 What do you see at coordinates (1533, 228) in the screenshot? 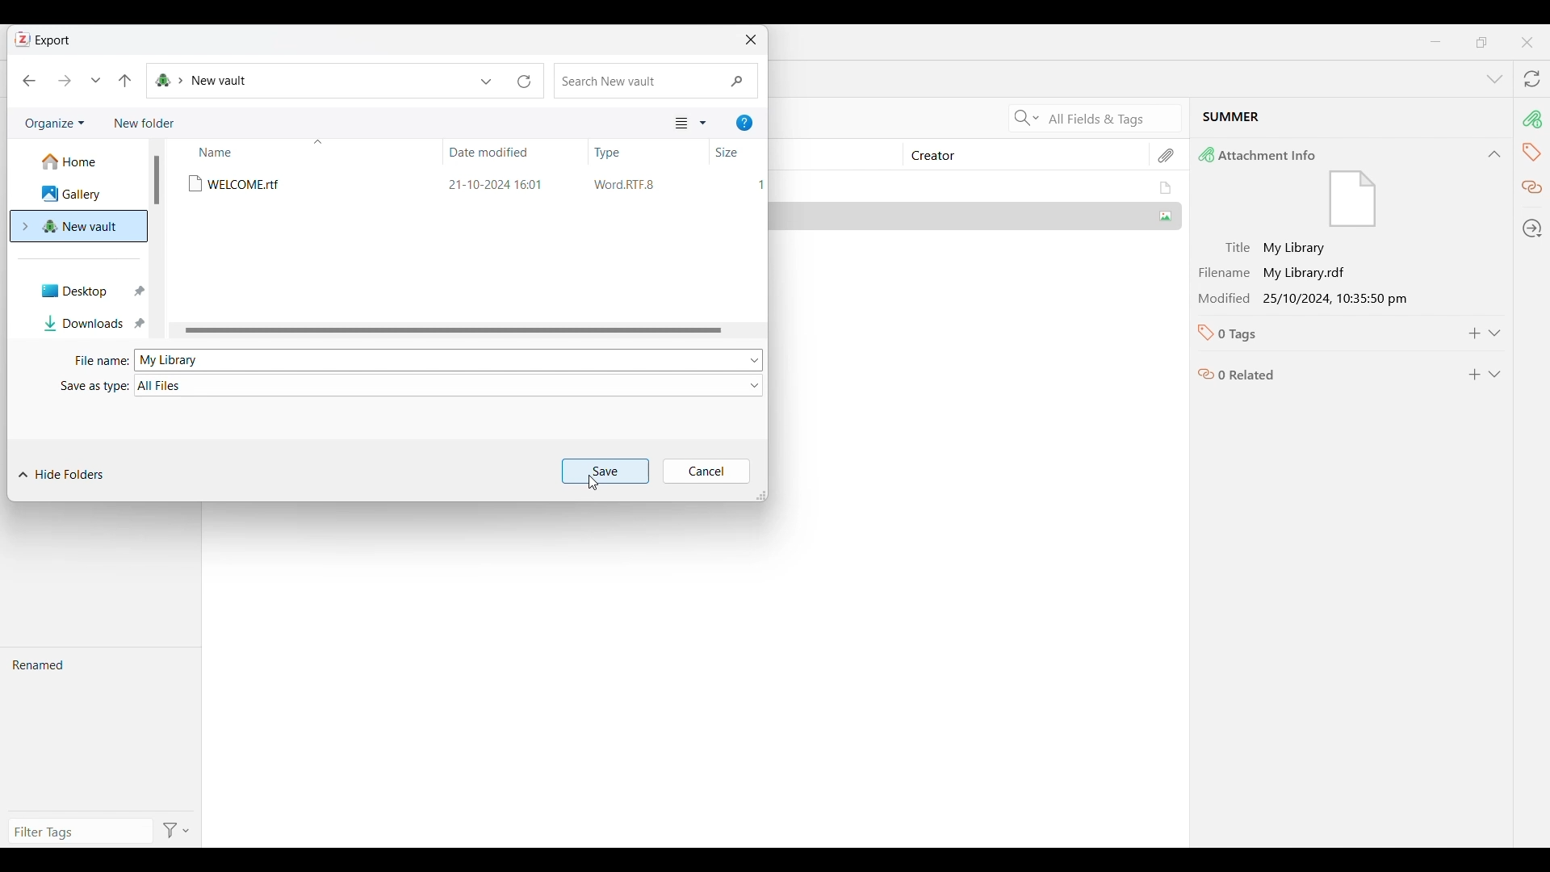
I see `Locate` at bounding box center [1533, 228].